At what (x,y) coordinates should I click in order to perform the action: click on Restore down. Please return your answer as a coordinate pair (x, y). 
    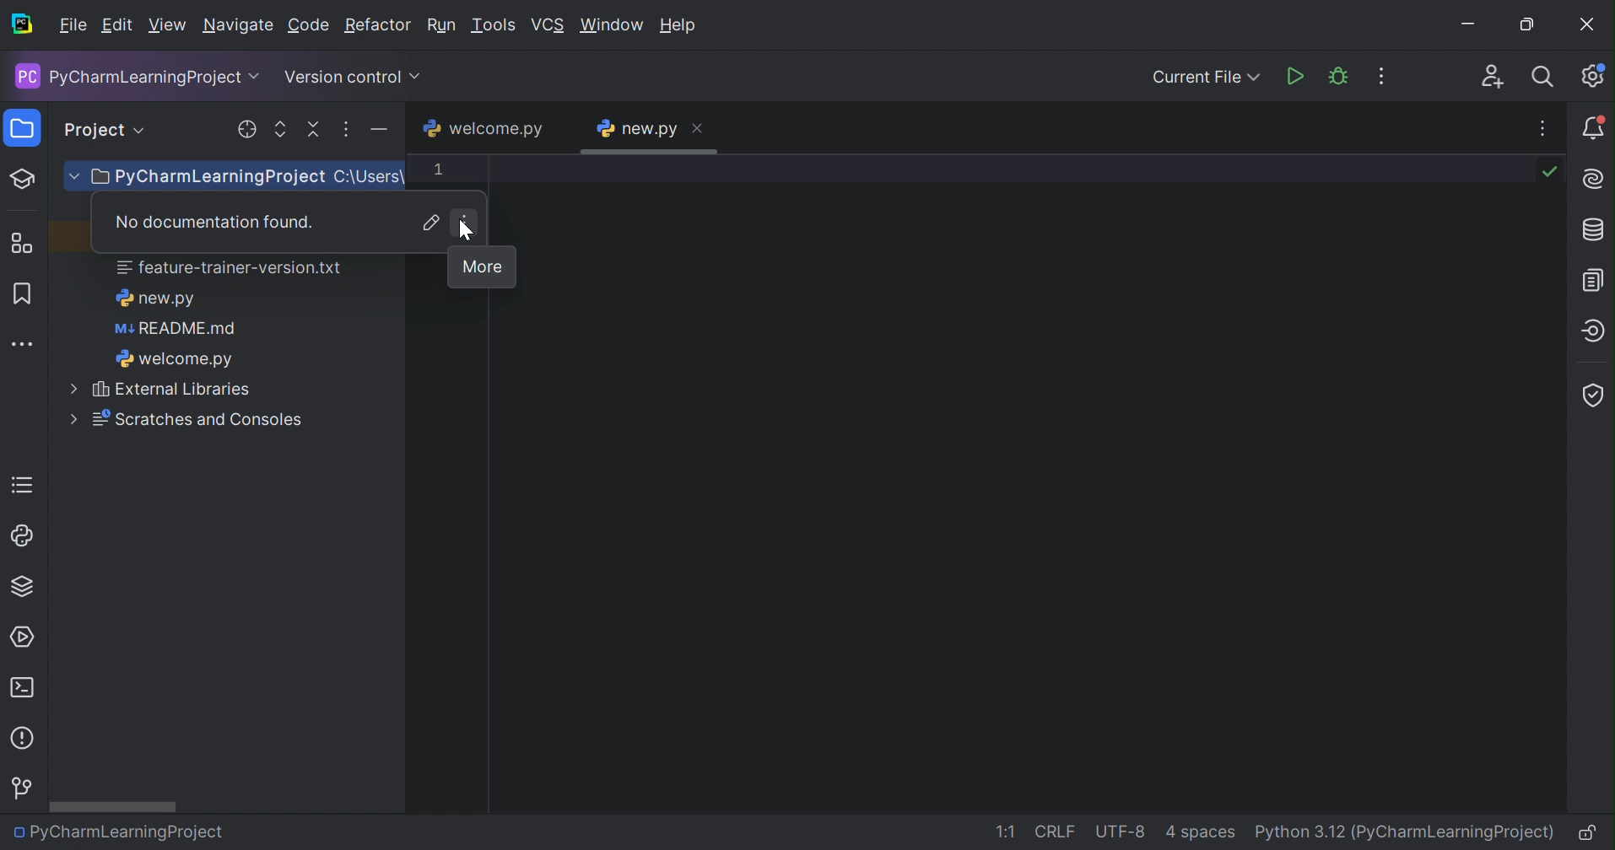
    Looking at the image, I should click on (1533, 26).